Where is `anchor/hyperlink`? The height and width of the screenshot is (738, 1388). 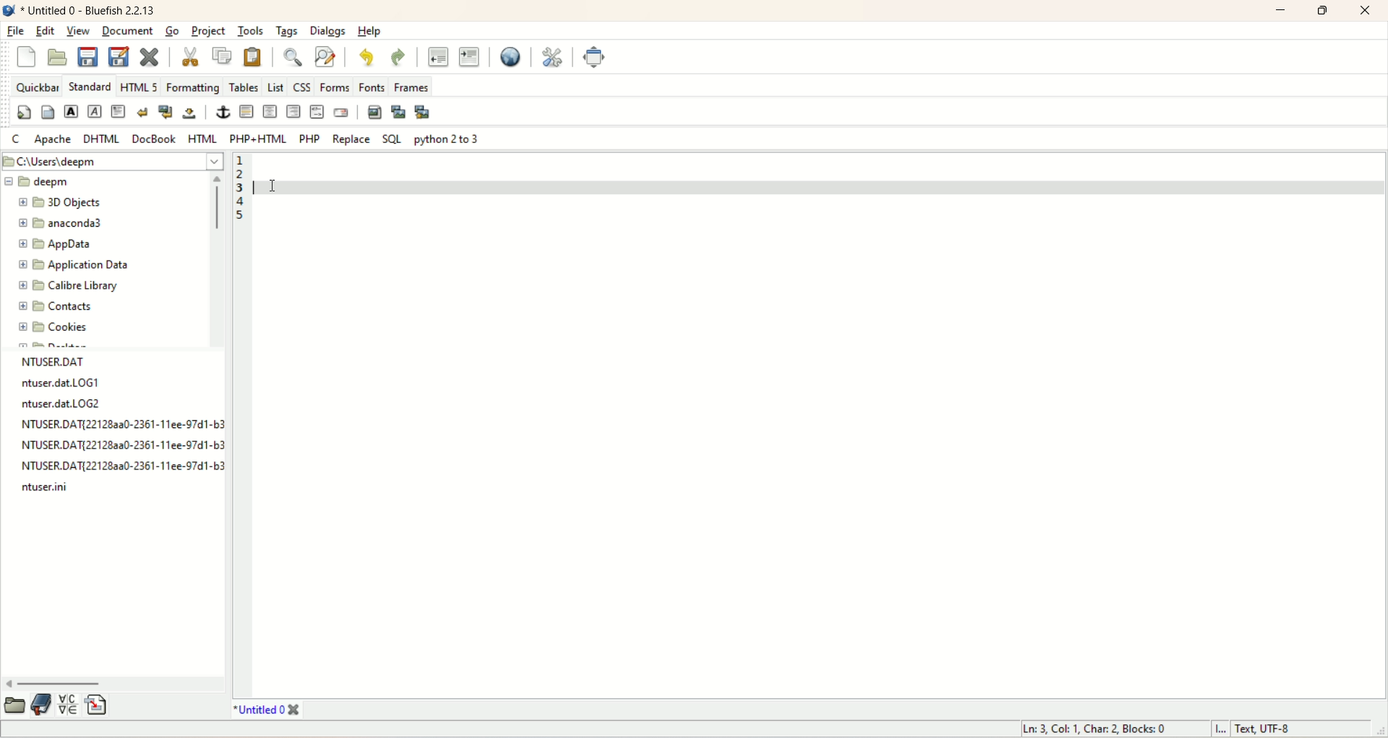
anchor/hyperlink is located at coordinates (223, 113).